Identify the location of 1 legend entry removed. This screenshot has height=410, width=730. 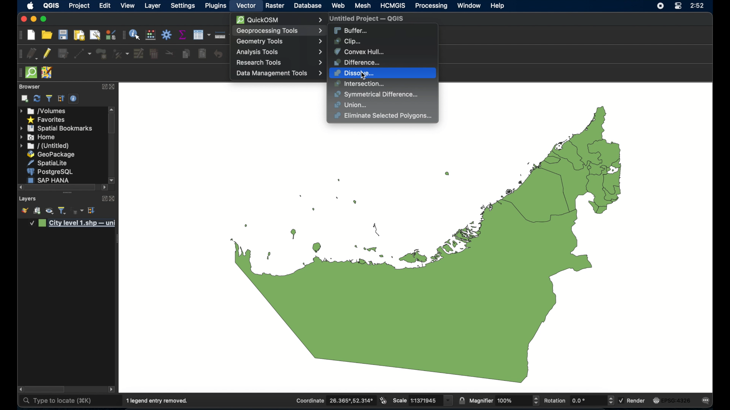
(158, 401).